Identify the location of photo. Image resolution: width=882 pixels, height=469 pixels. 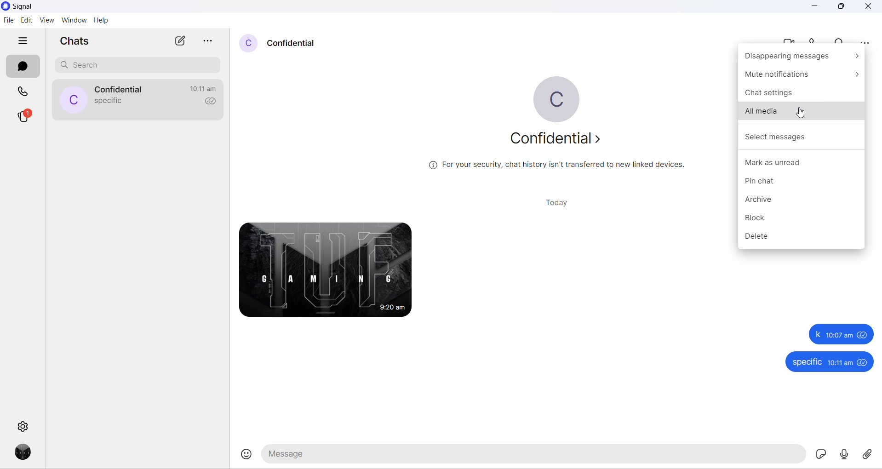
(326, 269).